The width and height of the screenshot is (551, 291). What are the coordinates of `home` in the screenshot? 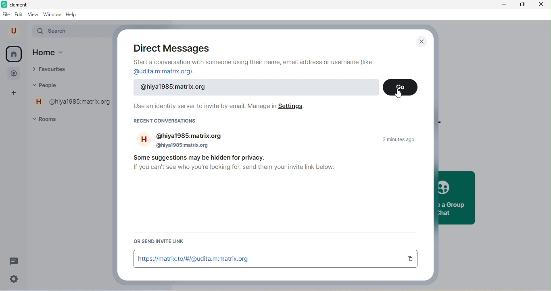 It's located at (57, 53).